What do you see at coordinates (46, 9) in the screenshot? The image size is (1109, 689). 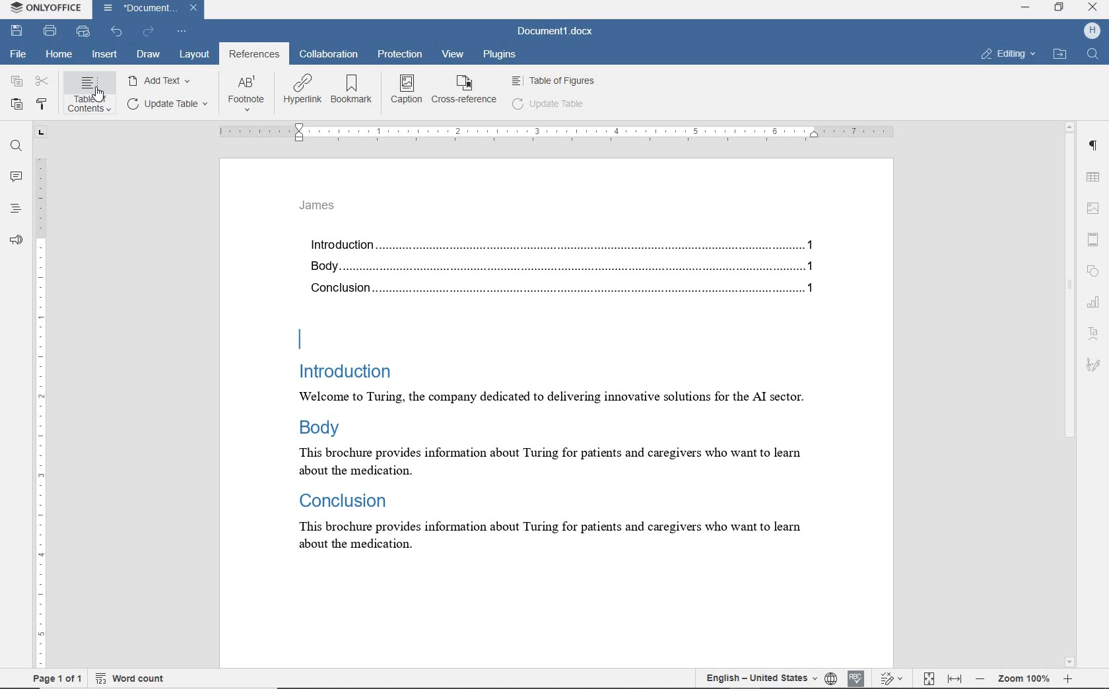 I see `system name` at bounding box center [46, 9].